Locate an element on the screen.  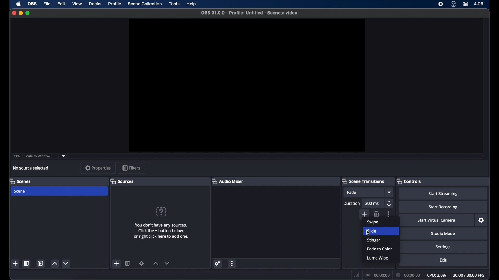
settings is located at coordinates (142, 263).